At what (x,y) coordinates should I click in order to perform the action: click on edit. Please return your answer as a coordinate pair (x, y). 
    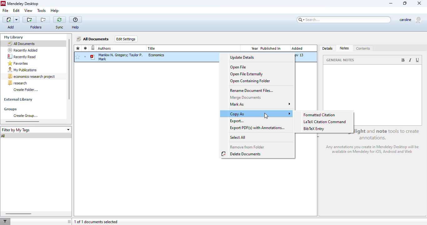
    Looking at the image, I should click on (16, 10).